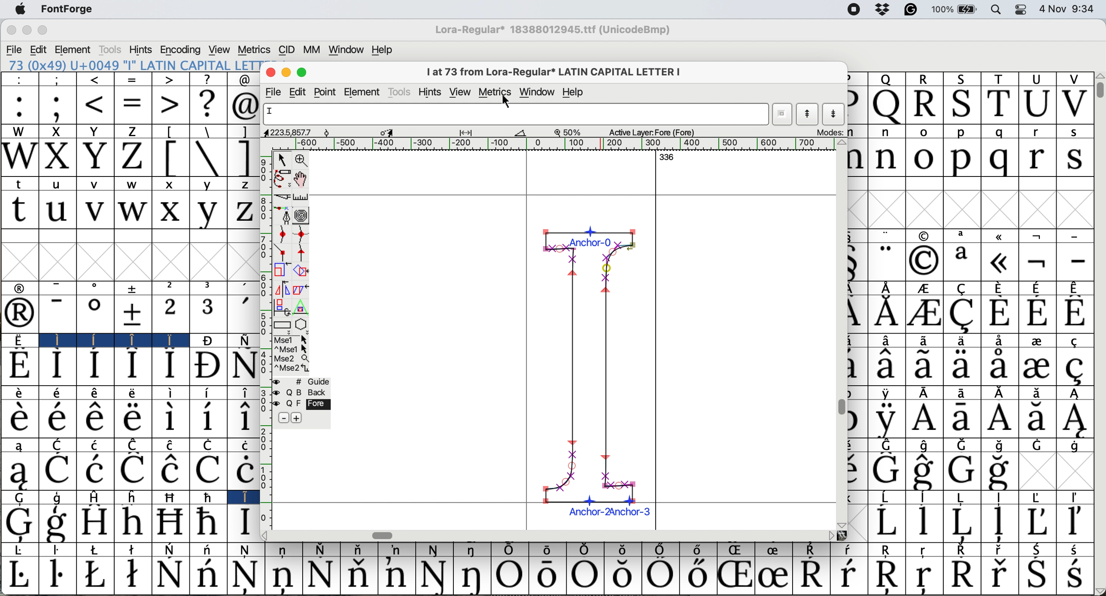  Describe the element at coordinates (924, 79) in the screenshot. I see `R` at that location.